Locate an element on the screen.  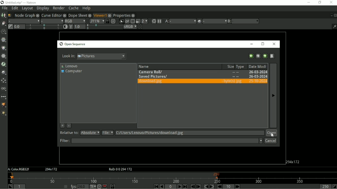
Next frame is located at coordinates (199, 186).